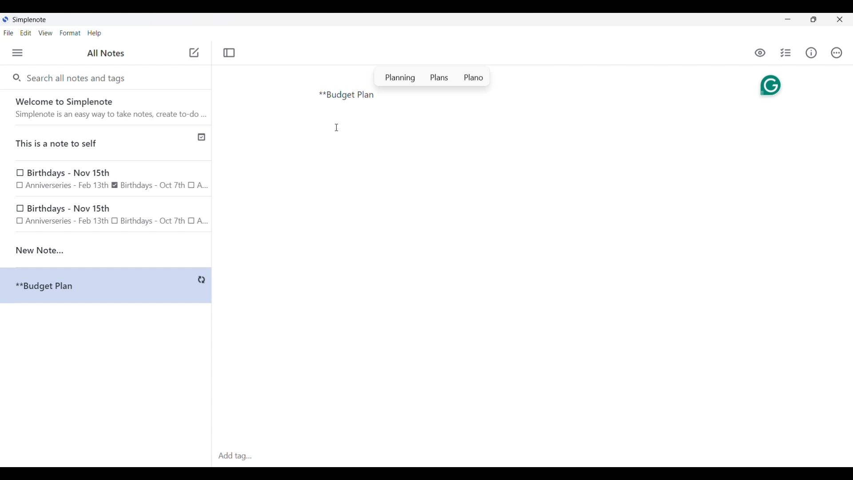 The image size is (853, 480). Describe the element at coordinates (106, 53) in the screenshot. I see `Title of left side panel` at that location.